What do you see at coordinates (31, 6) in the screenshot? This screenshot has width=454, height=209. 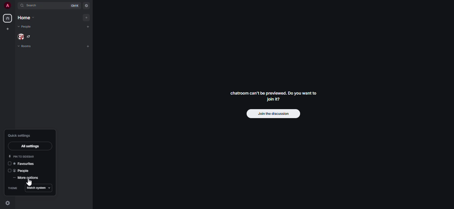 I see `search` at bounding box center [31, 6].